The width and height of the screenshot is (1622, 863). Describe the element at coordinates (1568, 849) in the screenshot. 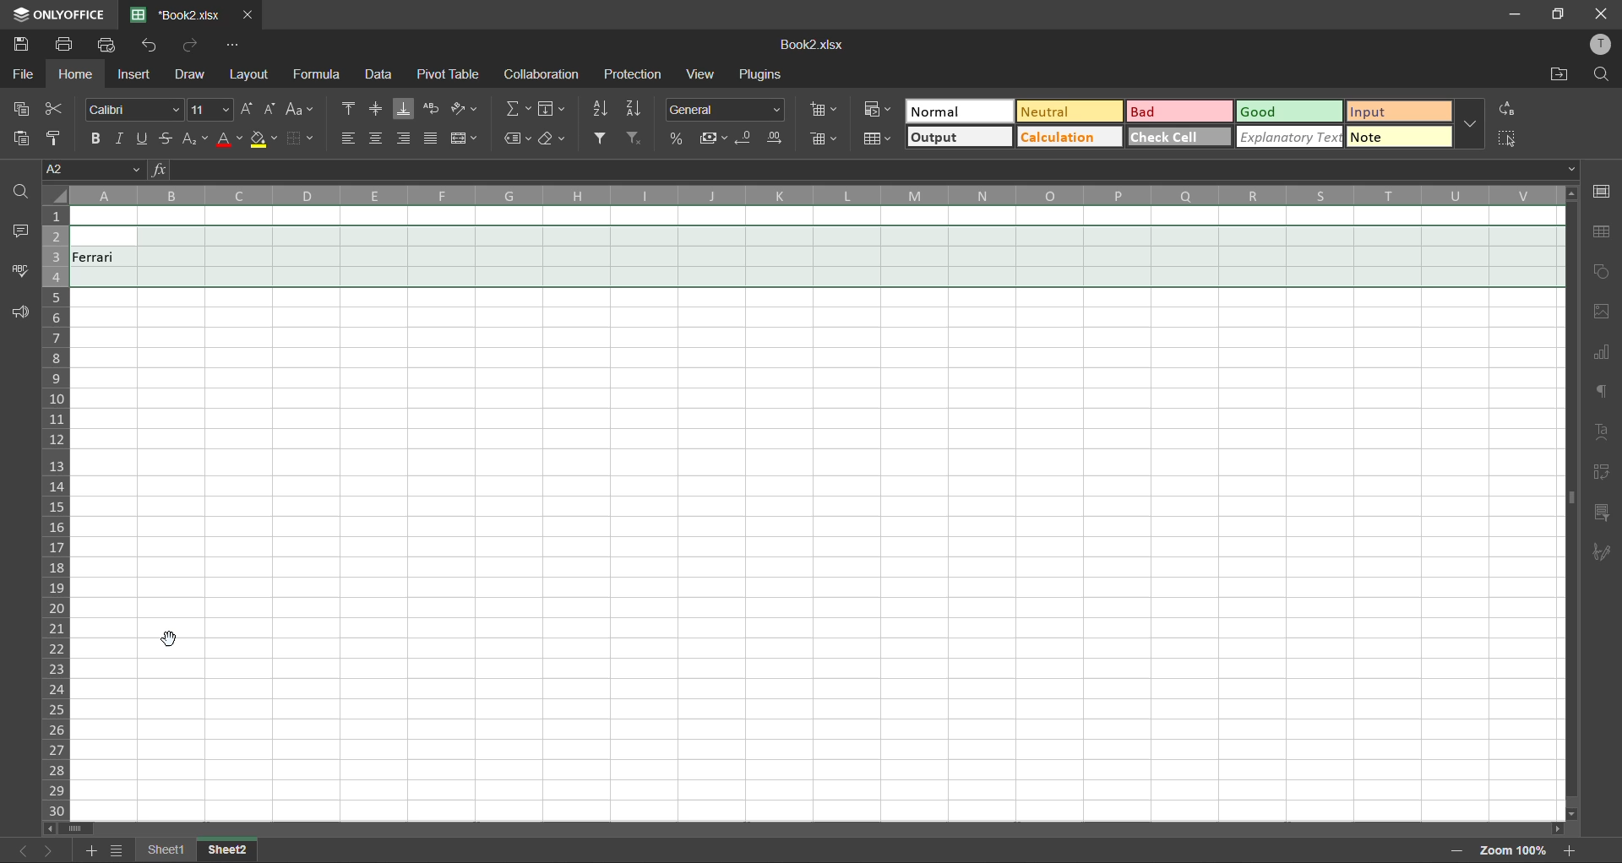

I see `zoom in` at that location.